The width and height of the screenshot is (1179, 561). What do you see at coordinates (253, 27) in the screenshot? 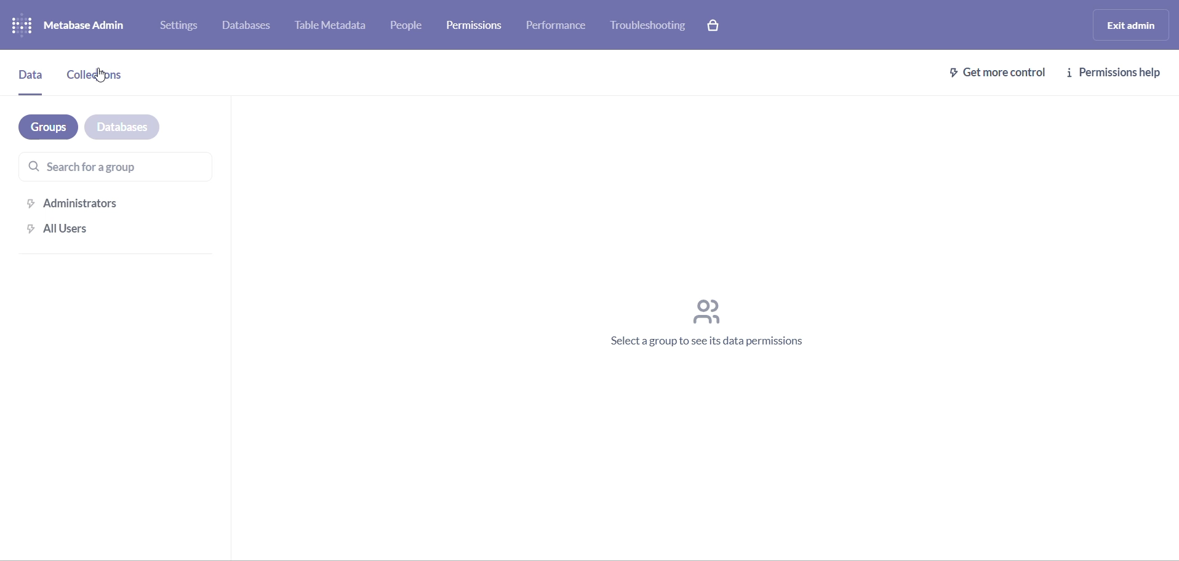
I see `databases` at bounding box center [253, 27].